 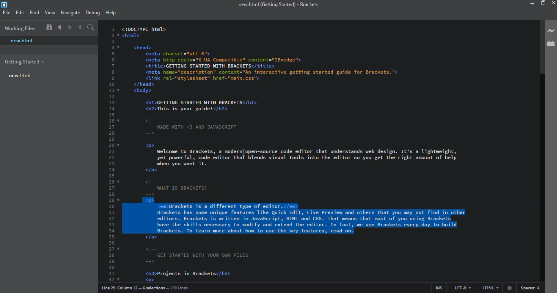 What do you see at coordinates (495, 287) in the screenshot?
I see `html` at bounding box center [495, 287].